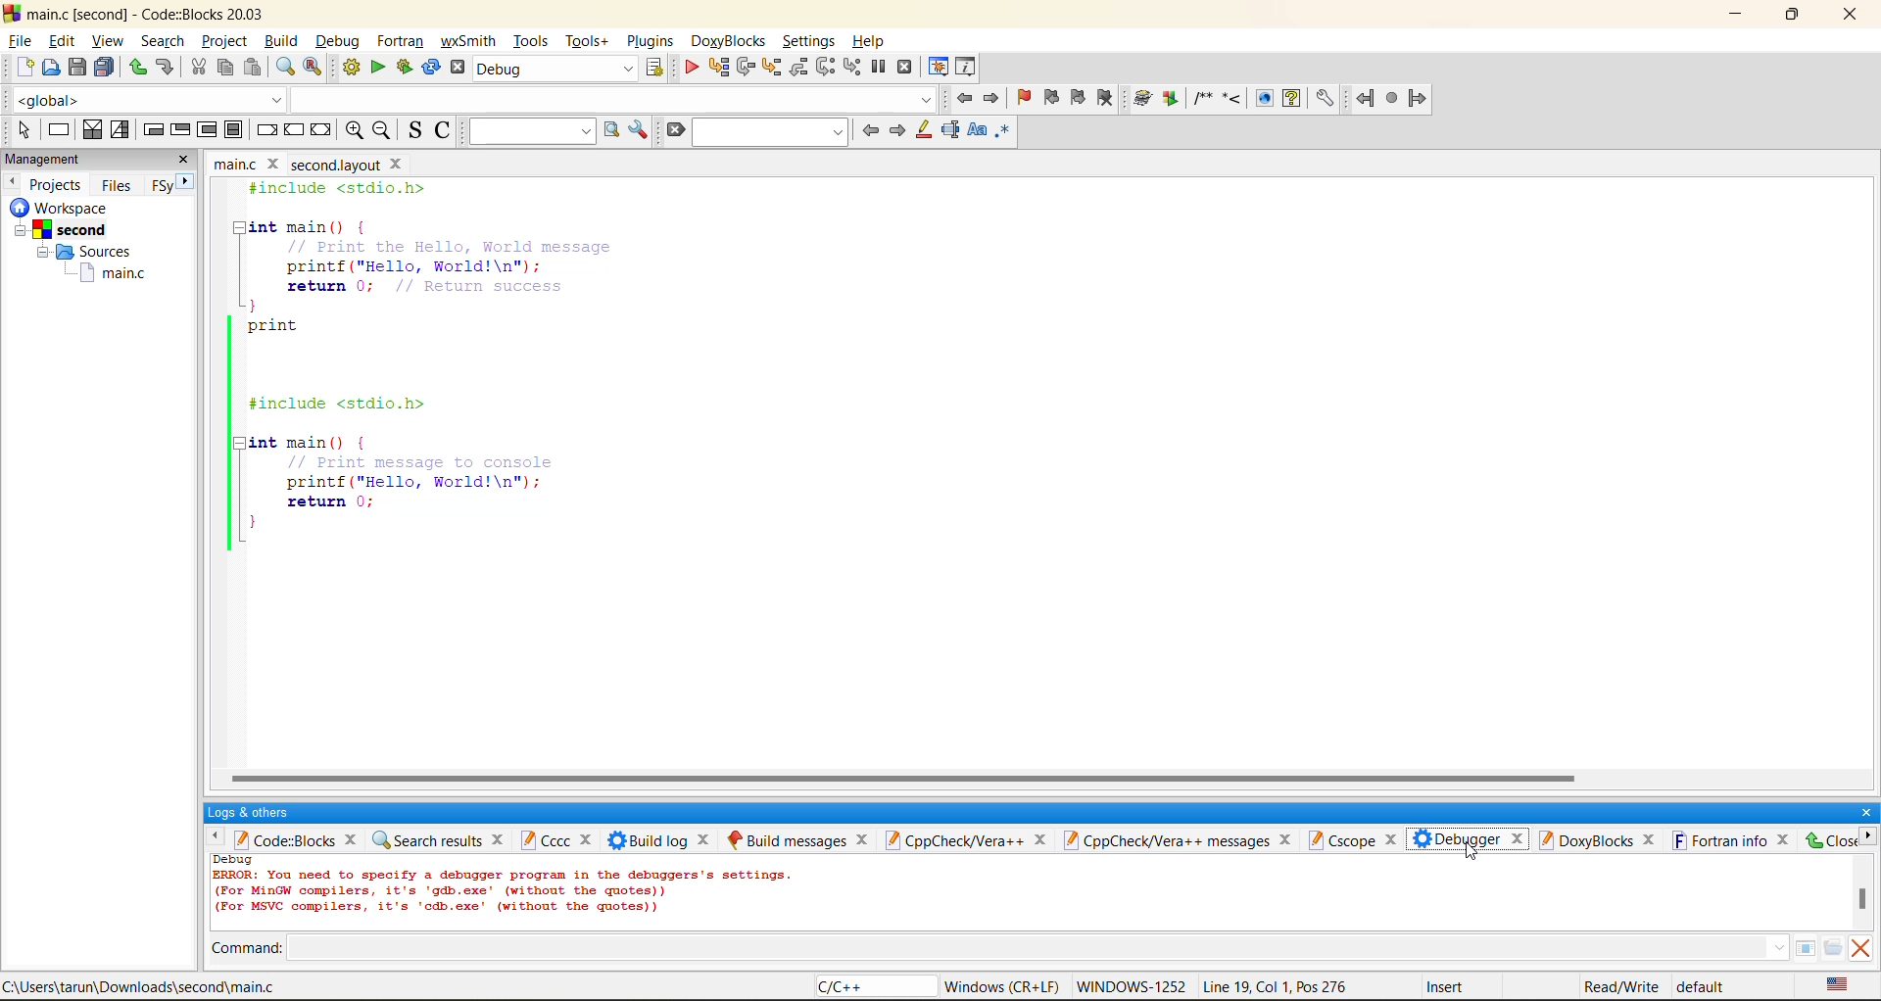 The height and width of the screenshot is (1001, 1881). What do you see at coordinates (15, 183) in the screenshot?
I see `previous` at bounding box center [15, 183].